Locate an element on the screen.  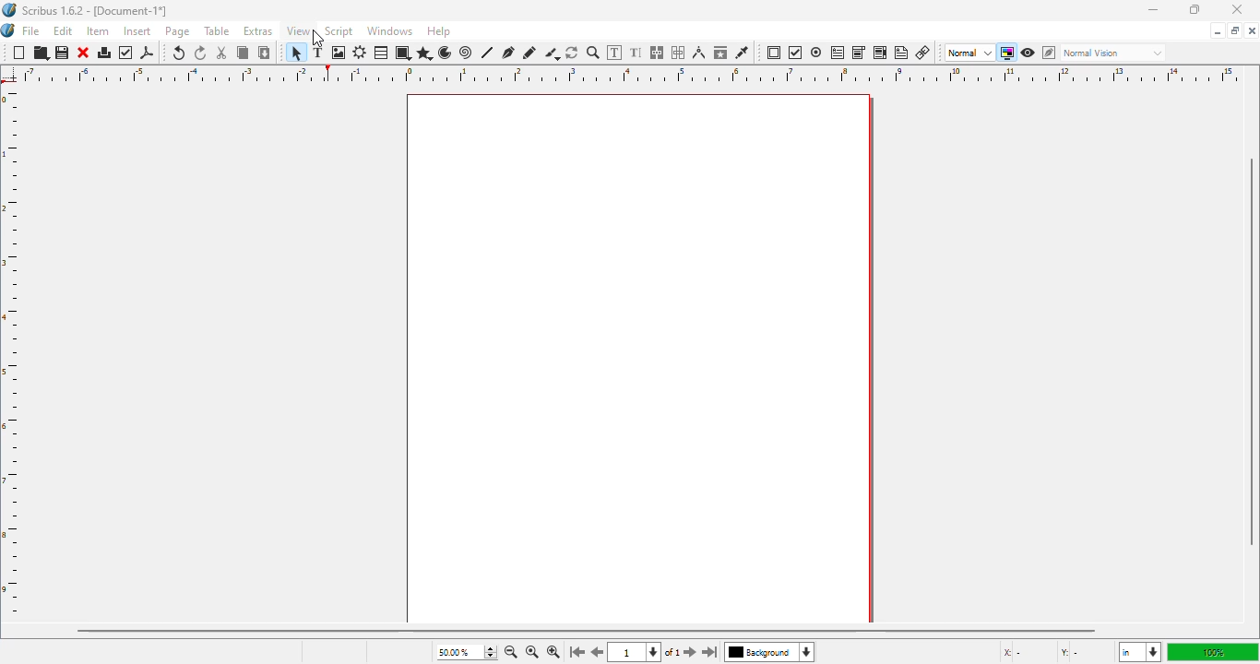
in is located at coordinates (1138, 653).